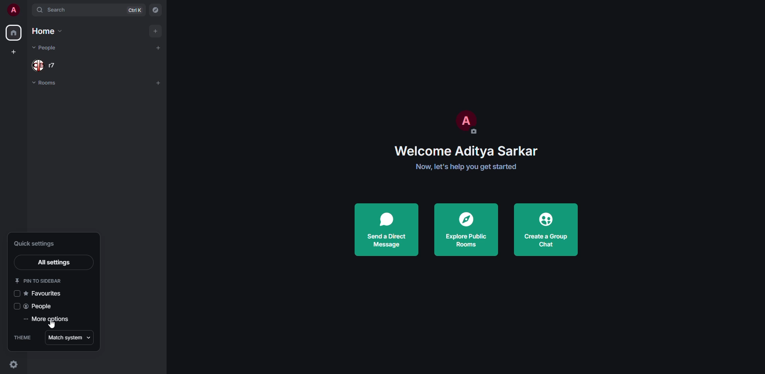 The width and height of the screenshot is (765, 374). What do you see at coordinates (134, 10) in the screenshot?
I see `ctrl K` at bounding box center [134, 10].